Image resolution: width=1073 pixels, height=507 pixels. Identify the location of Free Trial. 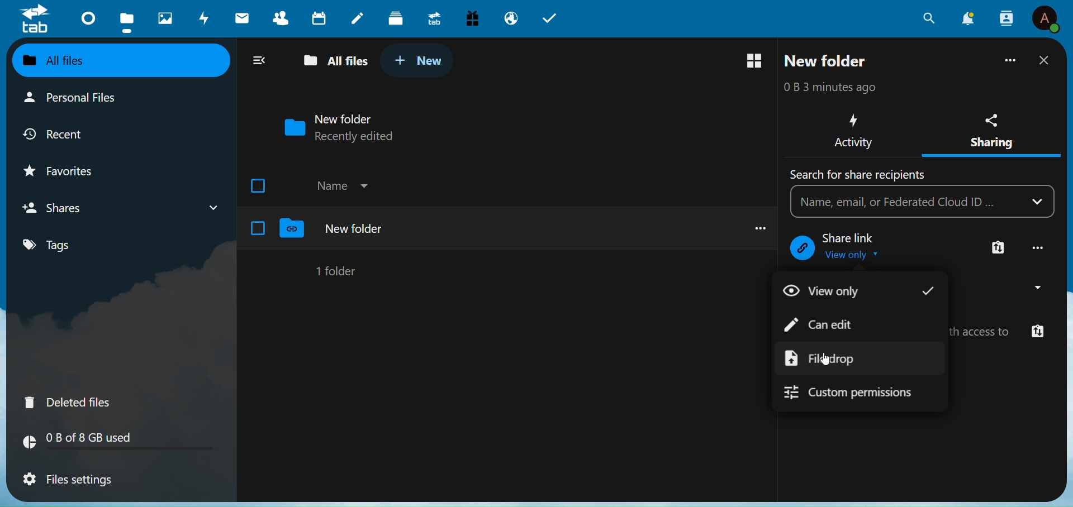
(472, 17).